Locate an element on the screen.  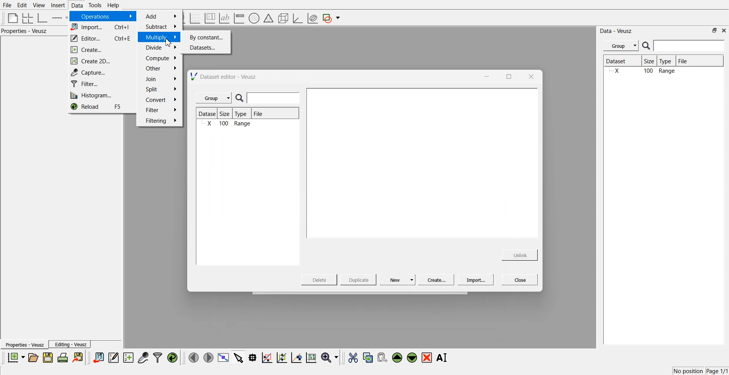
Operations is located at coordinates (102, 16).